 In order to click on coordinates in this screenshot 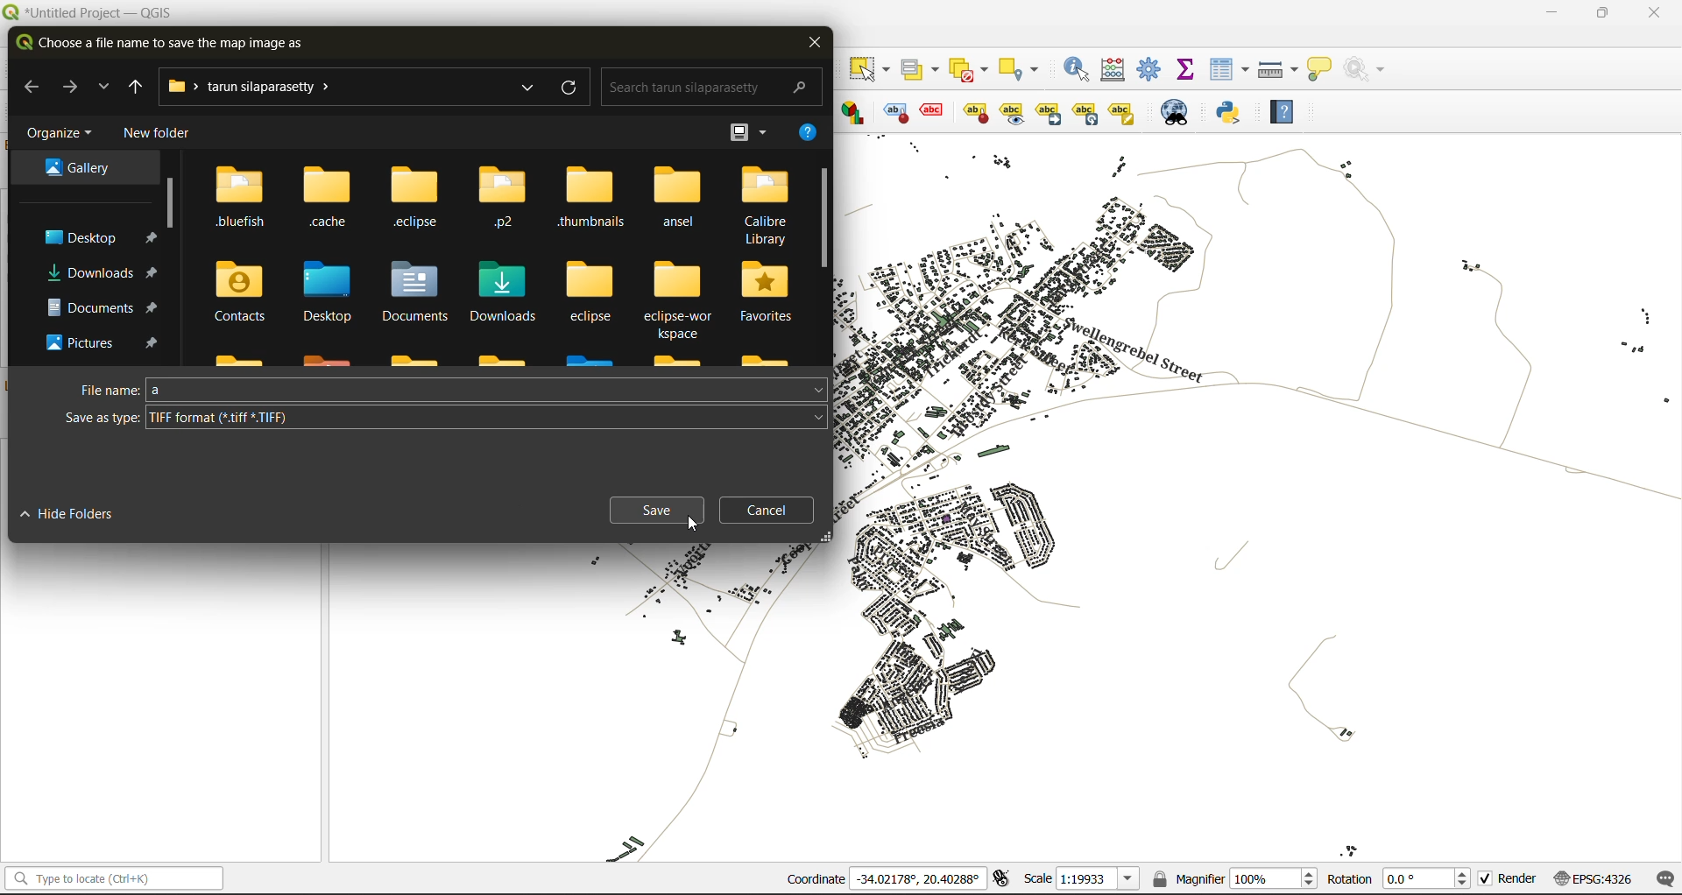, I will do `click(884, 880)`.